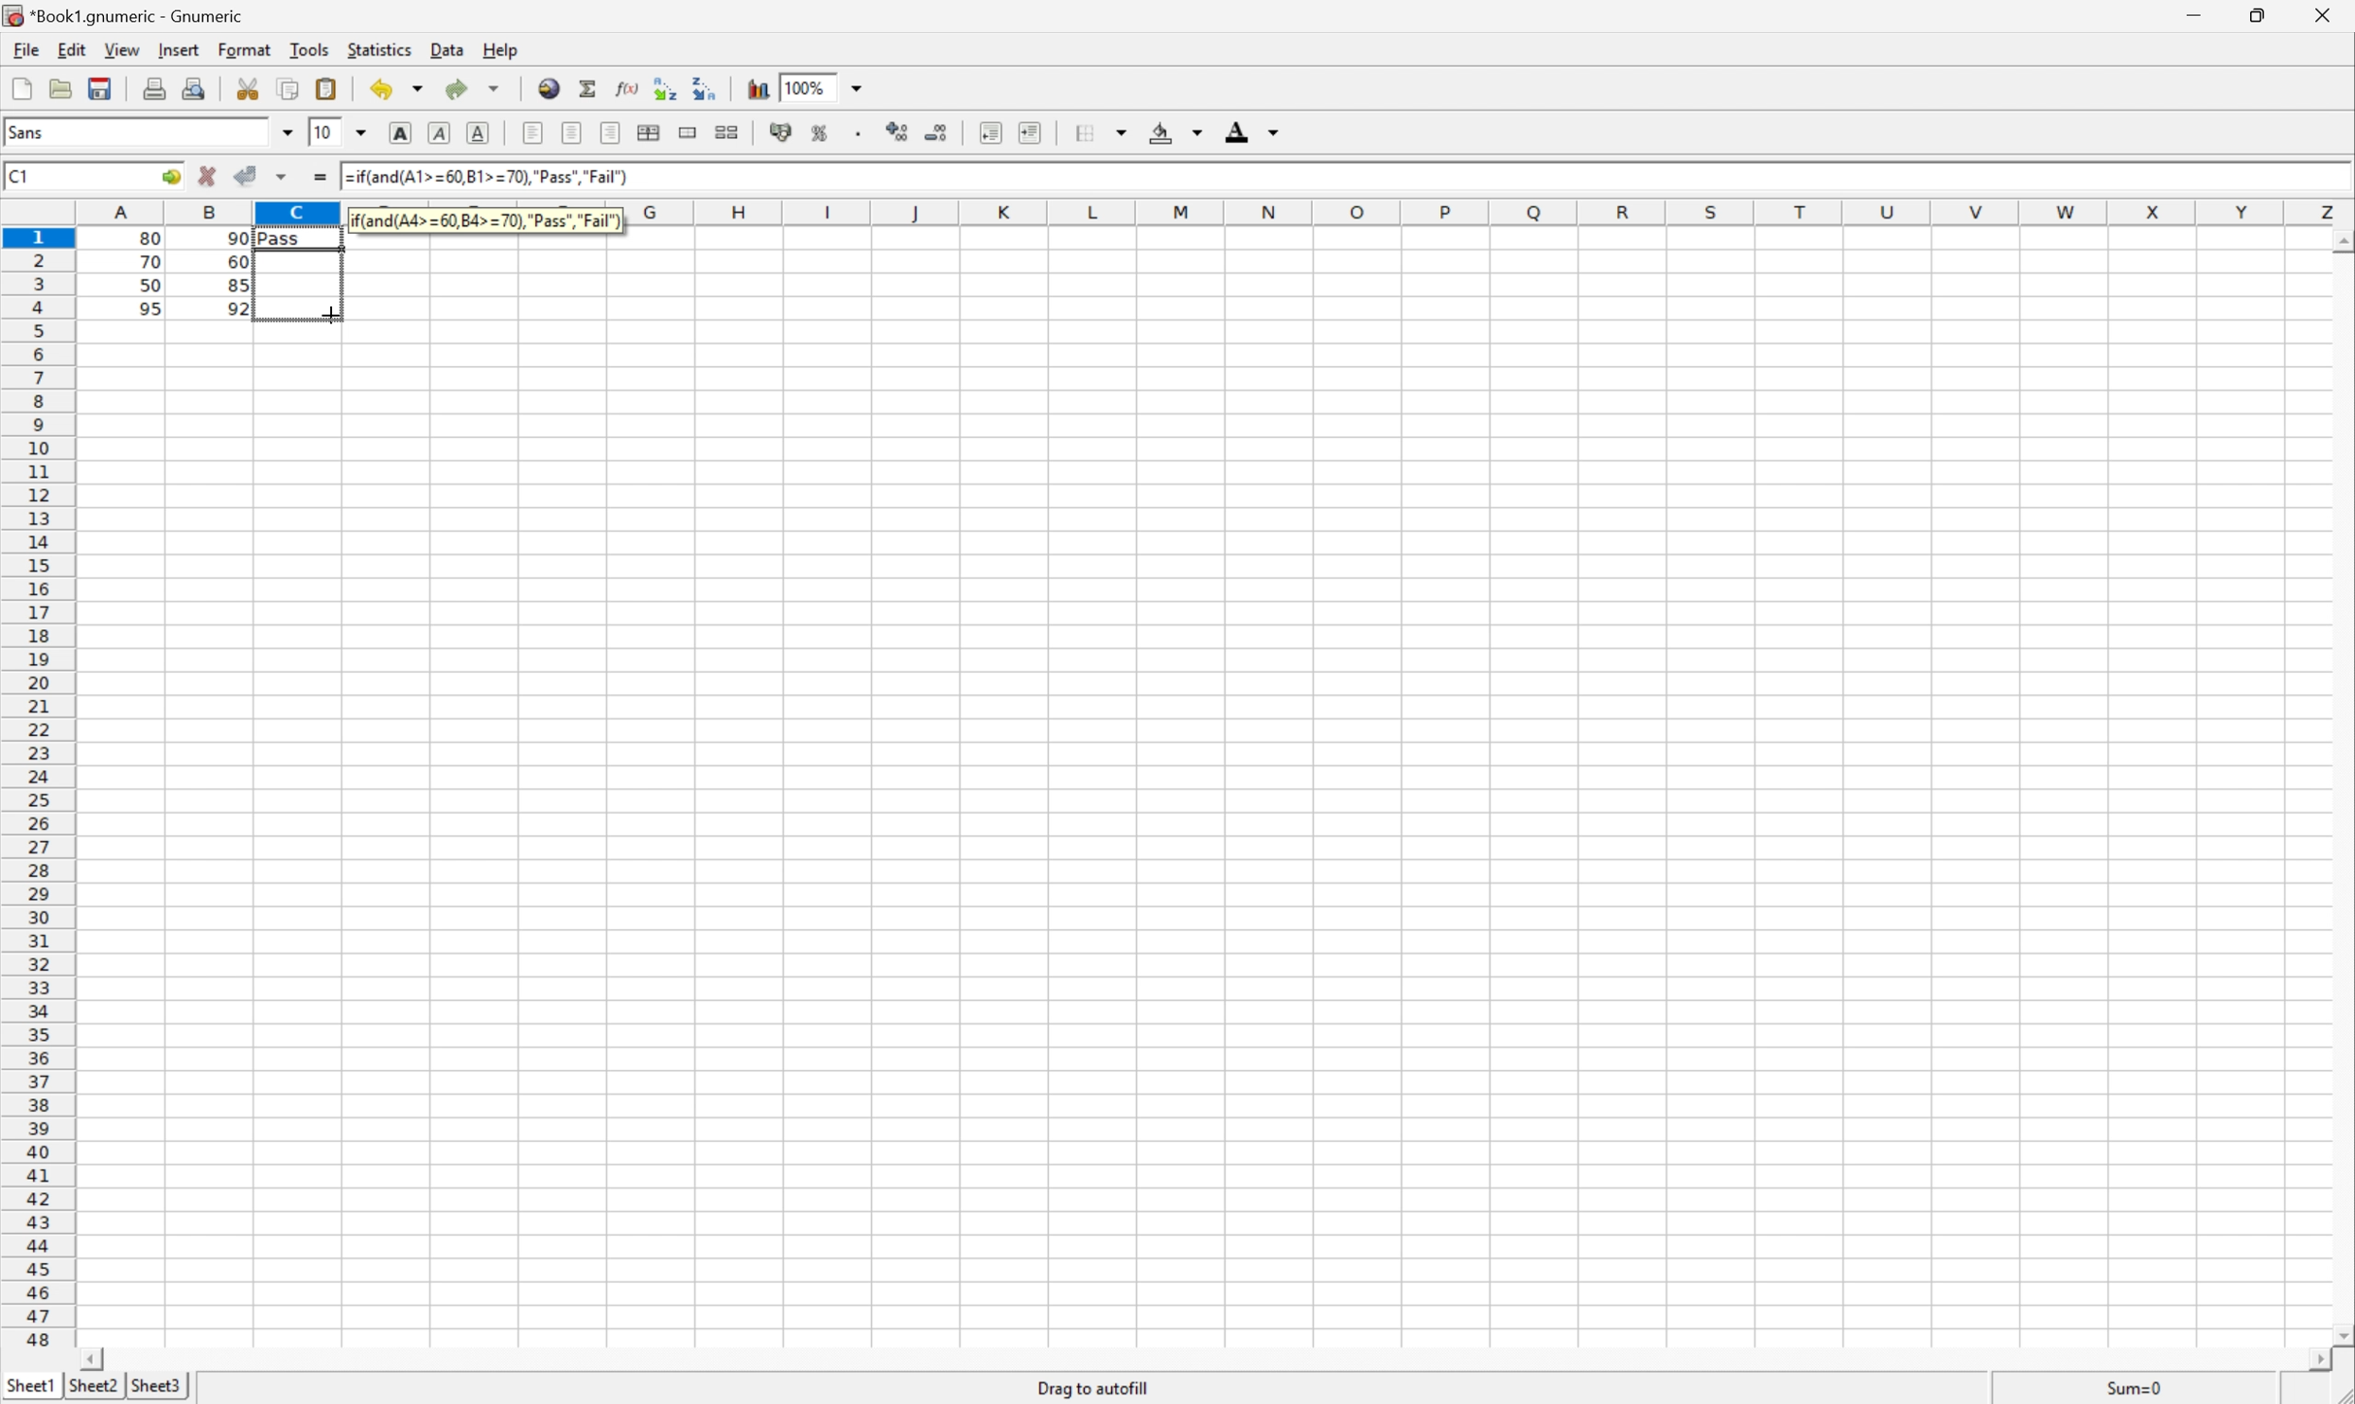 This screenshot has height=1404, width=2355. Describe the element at coordinates (823, 130) in the screenshot. I see `Format the selection as percentage` at that location.